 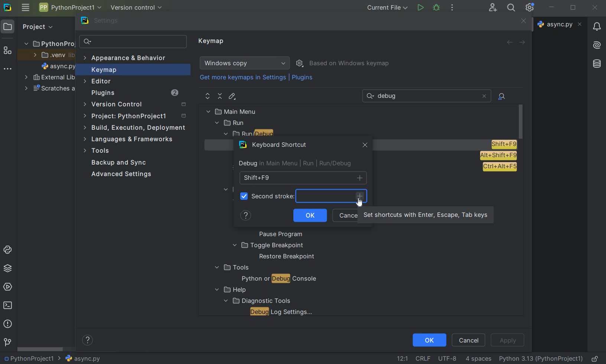 I want to click on forward, so click(x=524, y=43).